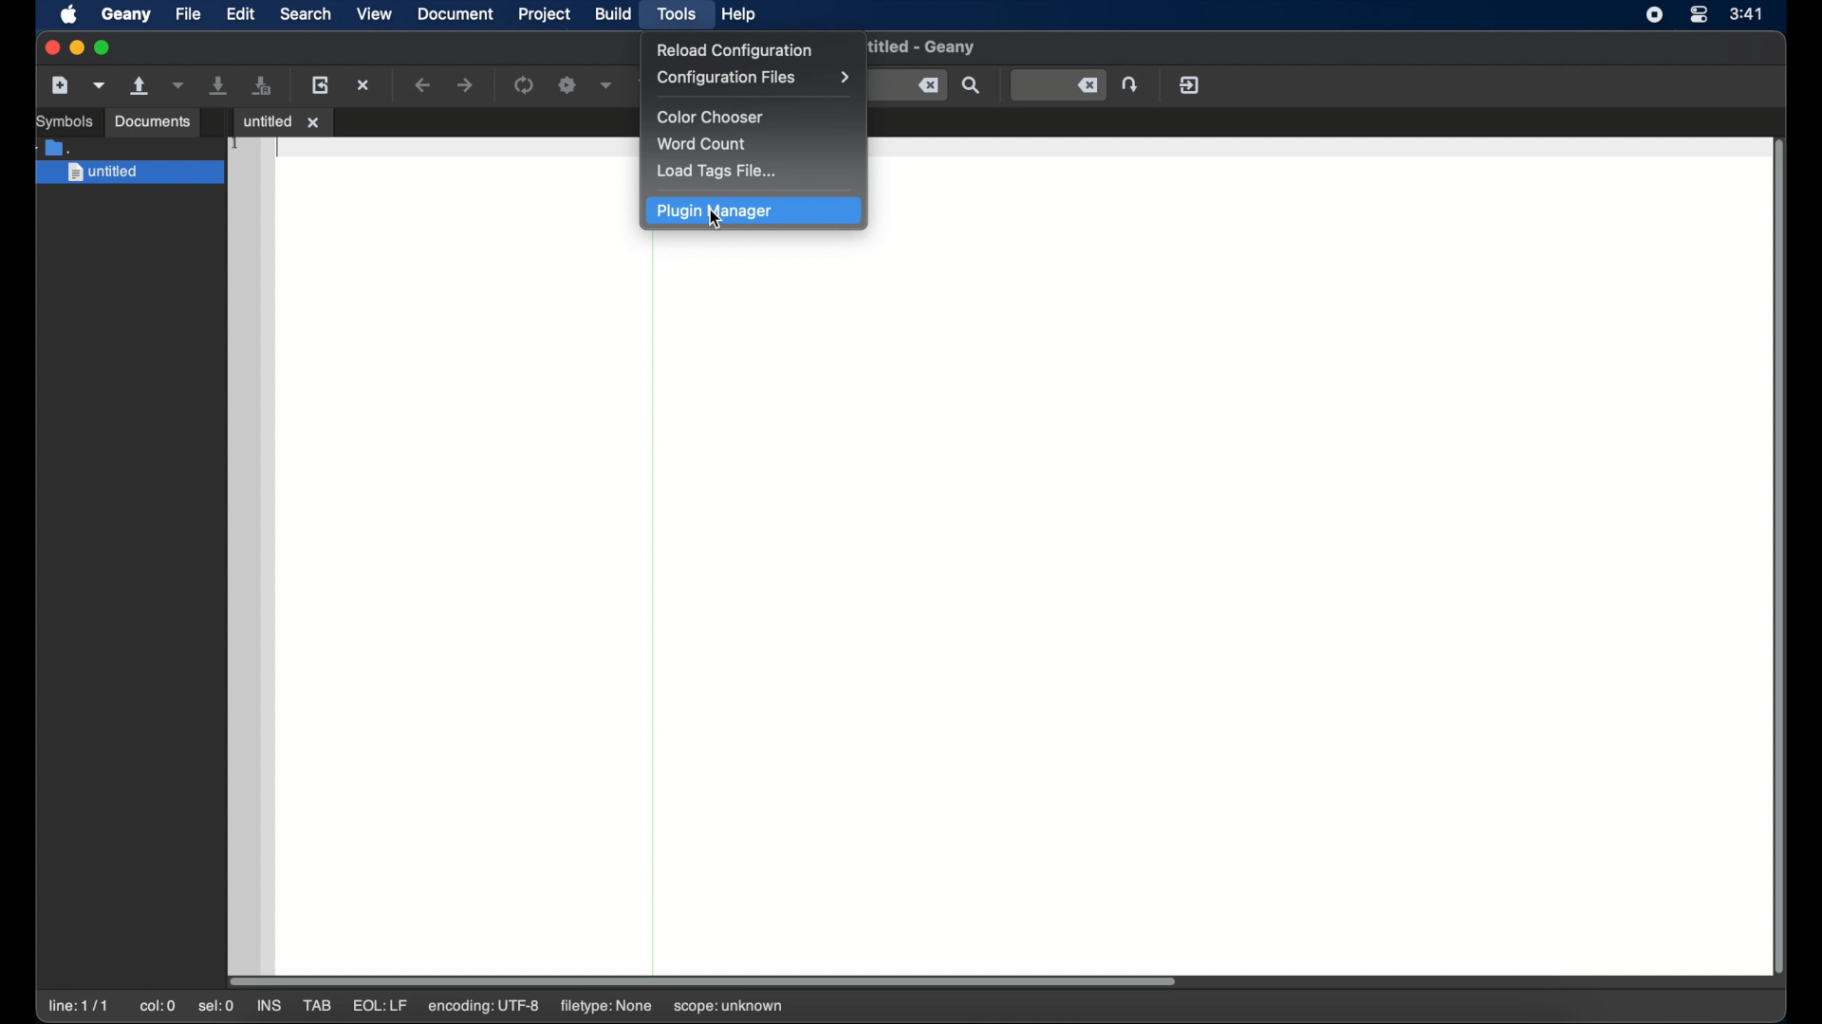  I want to click on close, so click(50, 48).